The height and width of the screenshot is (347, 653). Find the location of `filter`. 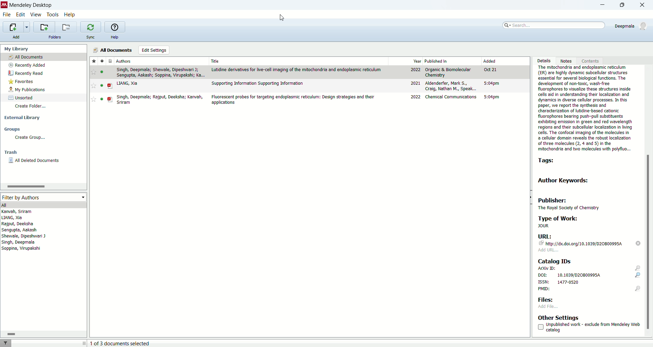

filter is located at coordinates (5, 343).